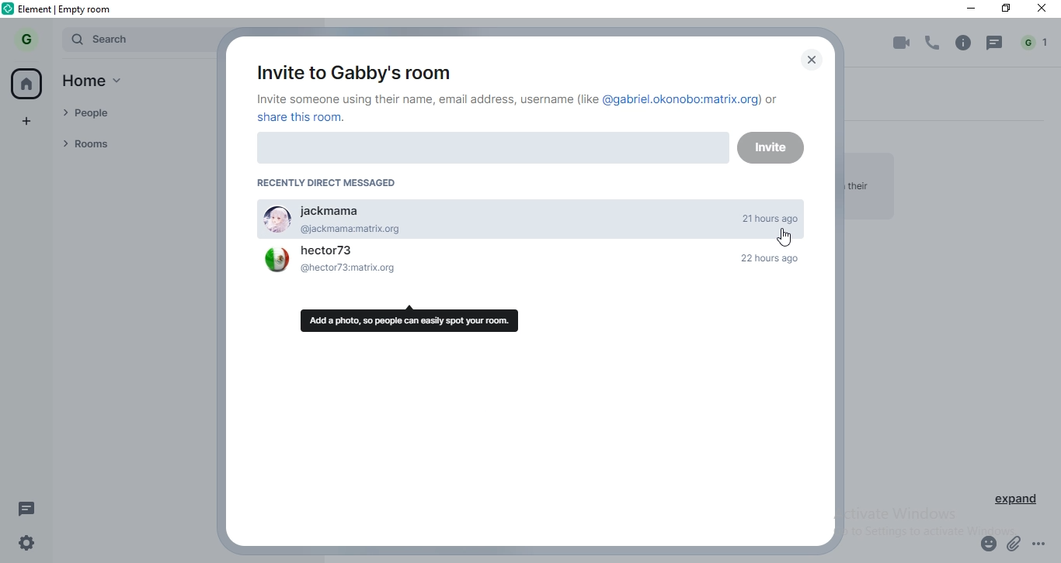 Image resolution: width=1061 pixels, height=563 pixels. What do you see at coordinates (1036, 43) in the screenshot?
I see `notification` at bounding box center [1036, 43].